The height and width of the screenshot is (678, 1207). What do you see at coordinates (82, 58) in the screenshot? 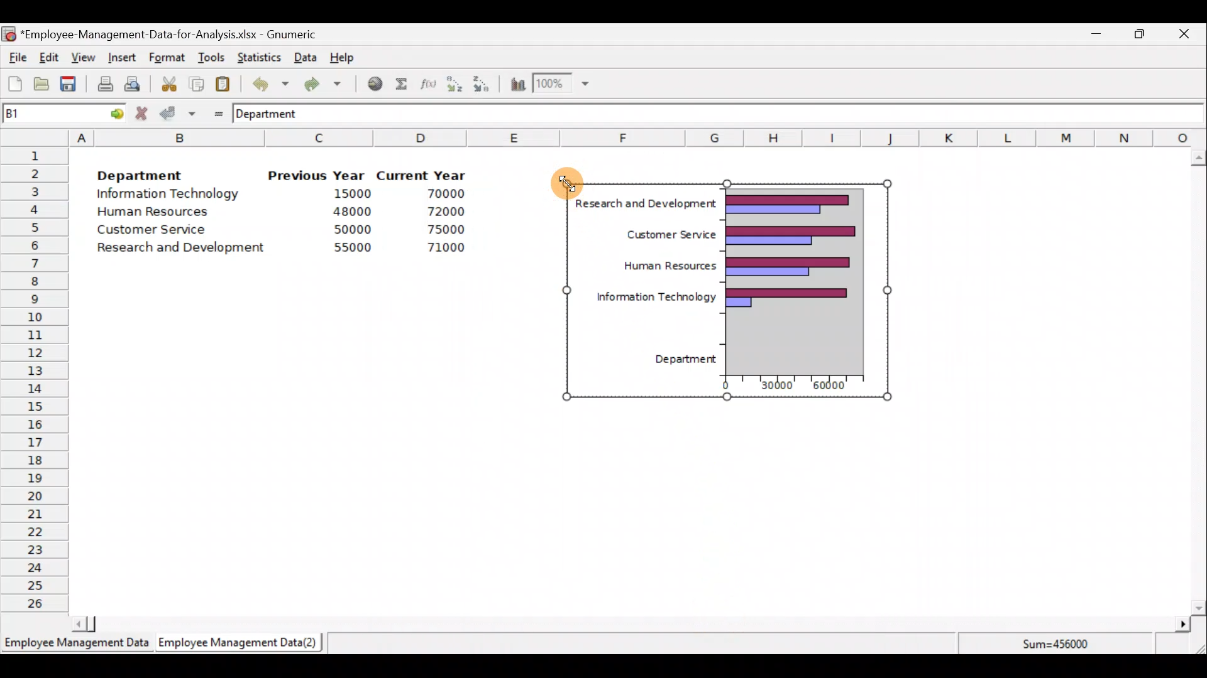
I see `View` at bounding box center [82, 58].